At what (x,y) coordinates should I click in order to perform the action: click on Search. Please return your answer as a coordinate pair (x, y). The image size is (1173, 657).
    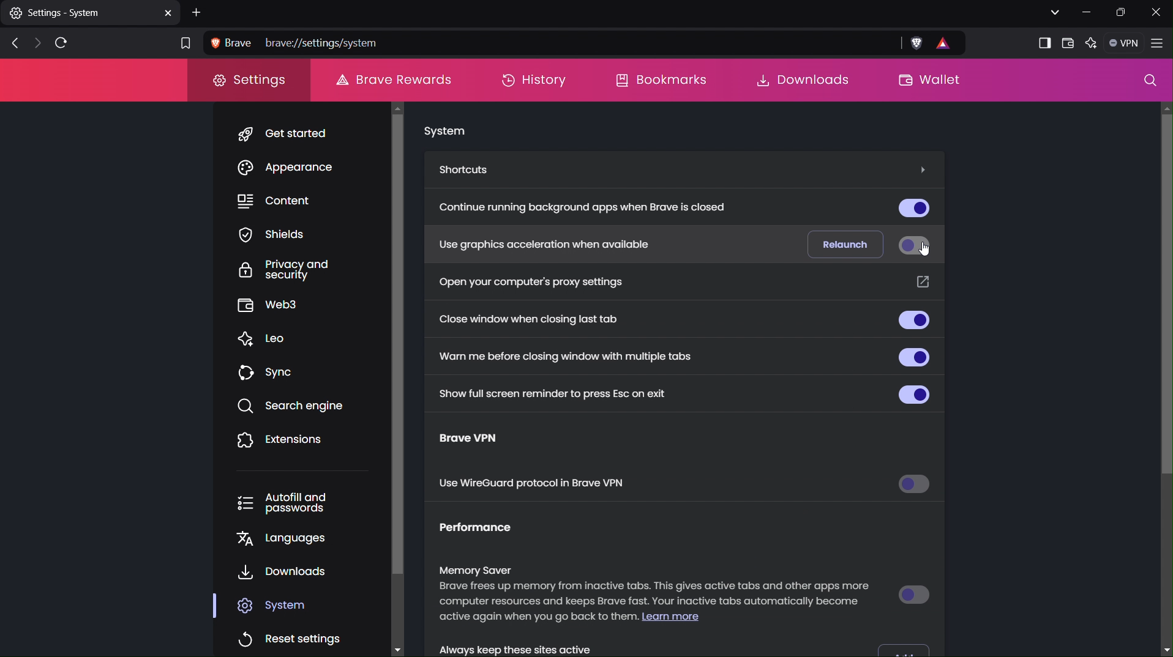
    Looking at the image, I should click on (1150, 83).